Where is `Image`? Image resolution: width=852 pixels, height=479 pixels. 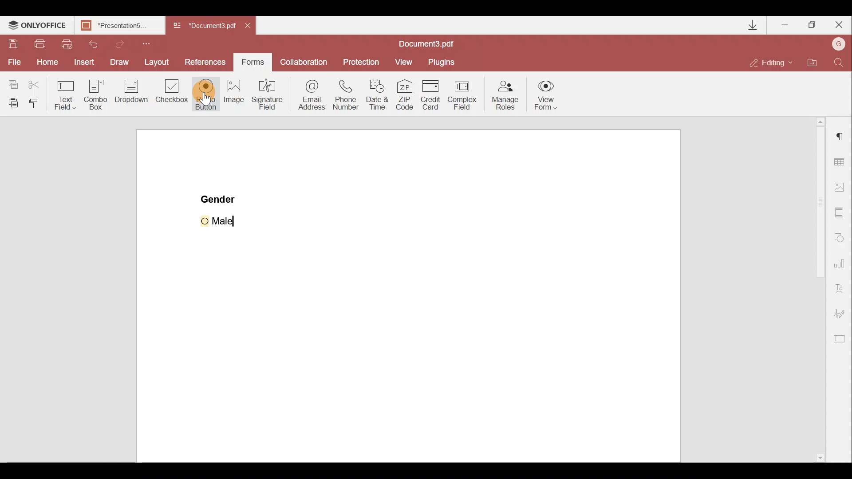 Image is located at coordinates (235, 100).